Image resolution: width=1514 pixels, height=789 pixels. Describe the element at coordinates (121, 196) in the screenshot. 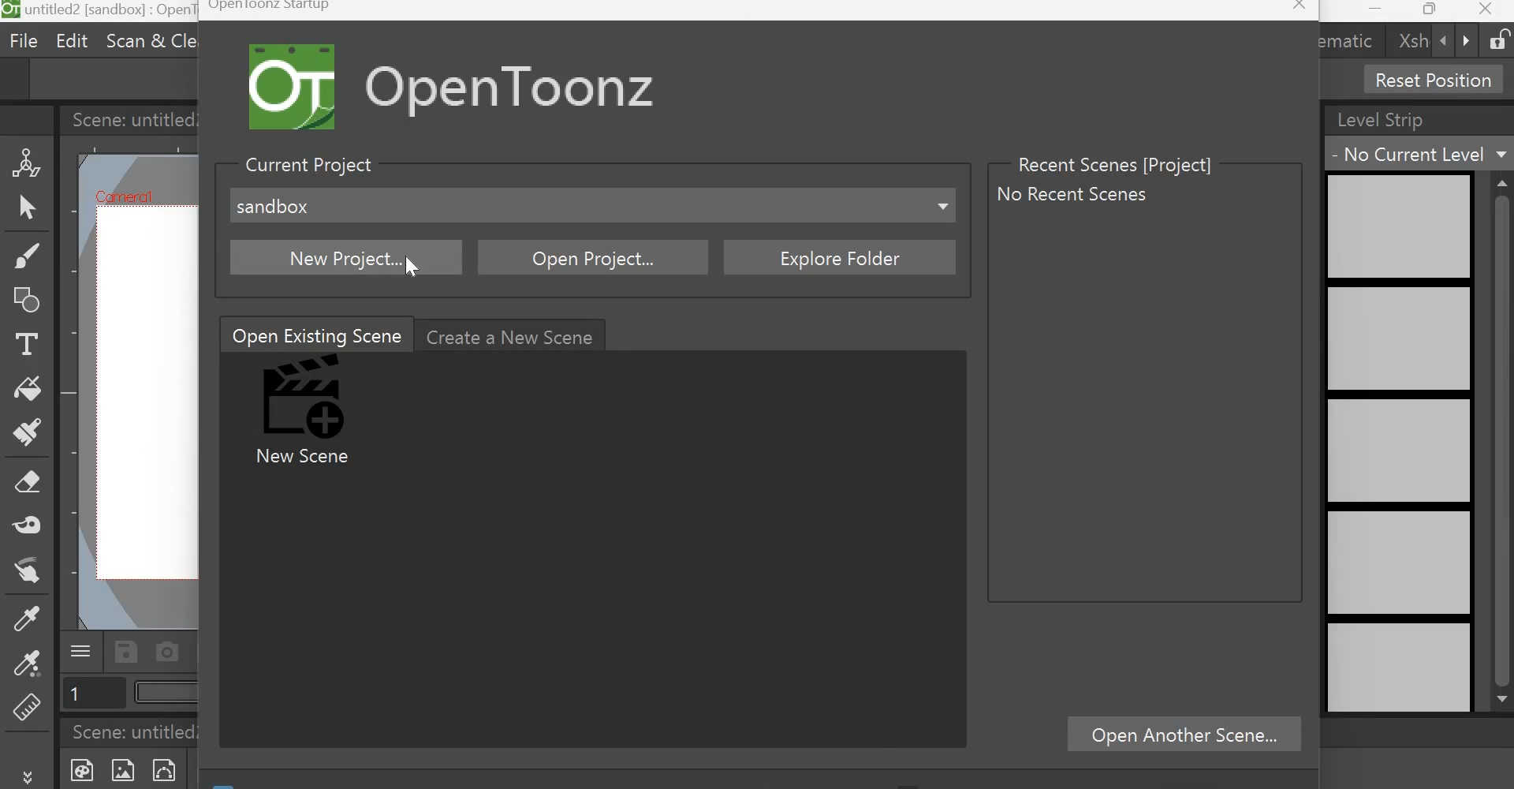

I see `Cafniercil` at that location.